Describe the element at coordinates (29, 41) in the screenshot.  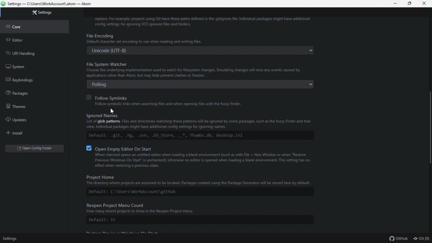
I see `editor` at that location.